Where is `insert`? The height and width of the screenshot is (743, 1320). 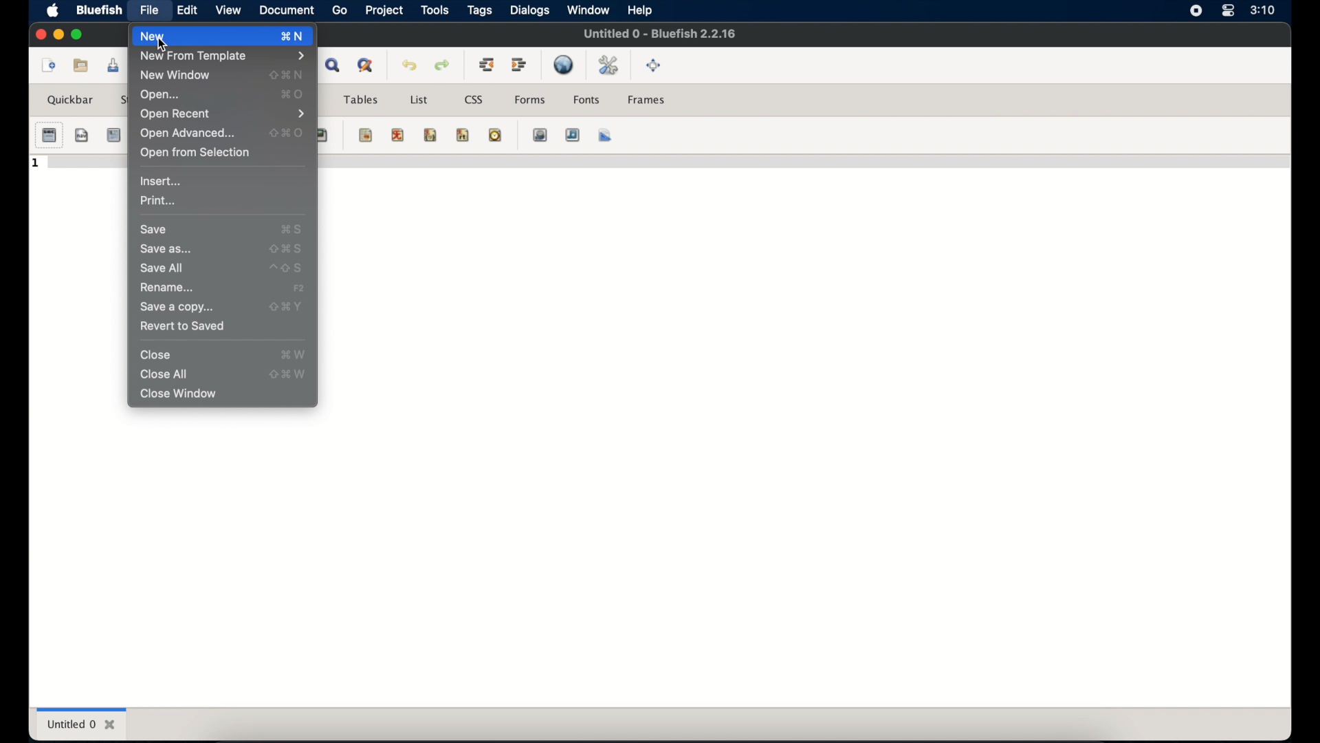
insert is located at coordinates (163, 181).